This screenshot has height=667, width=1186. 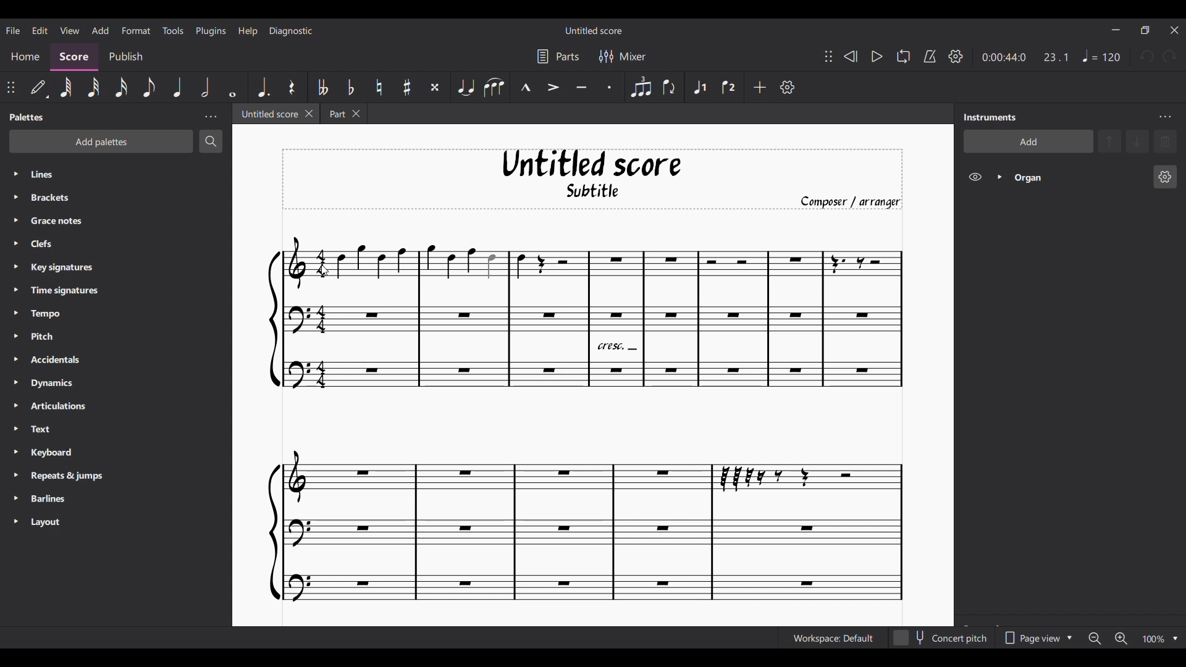 I want to click on Quarter note, so click(x=178, y=87).